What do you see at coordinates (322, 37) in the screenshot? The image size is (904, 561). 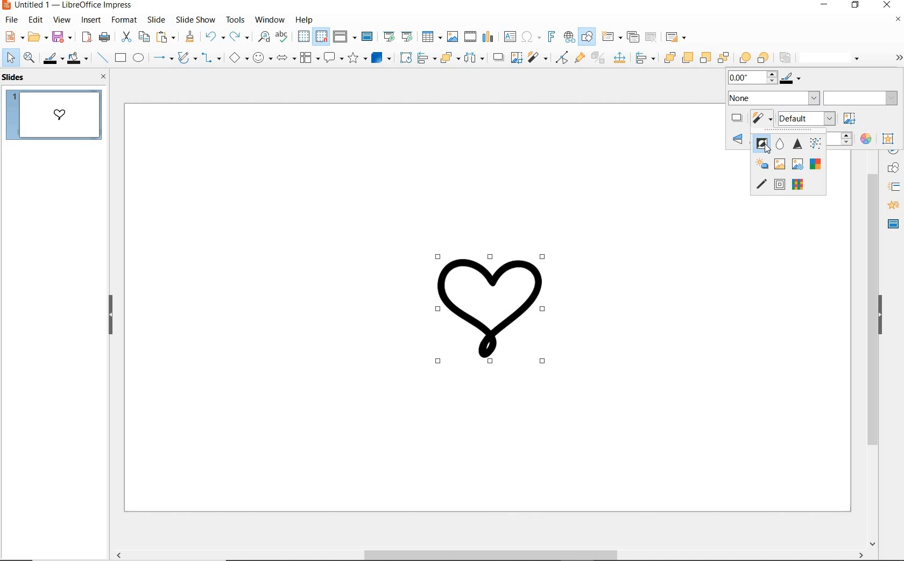 I see `snap to grid` at bounding box center [322, 37].